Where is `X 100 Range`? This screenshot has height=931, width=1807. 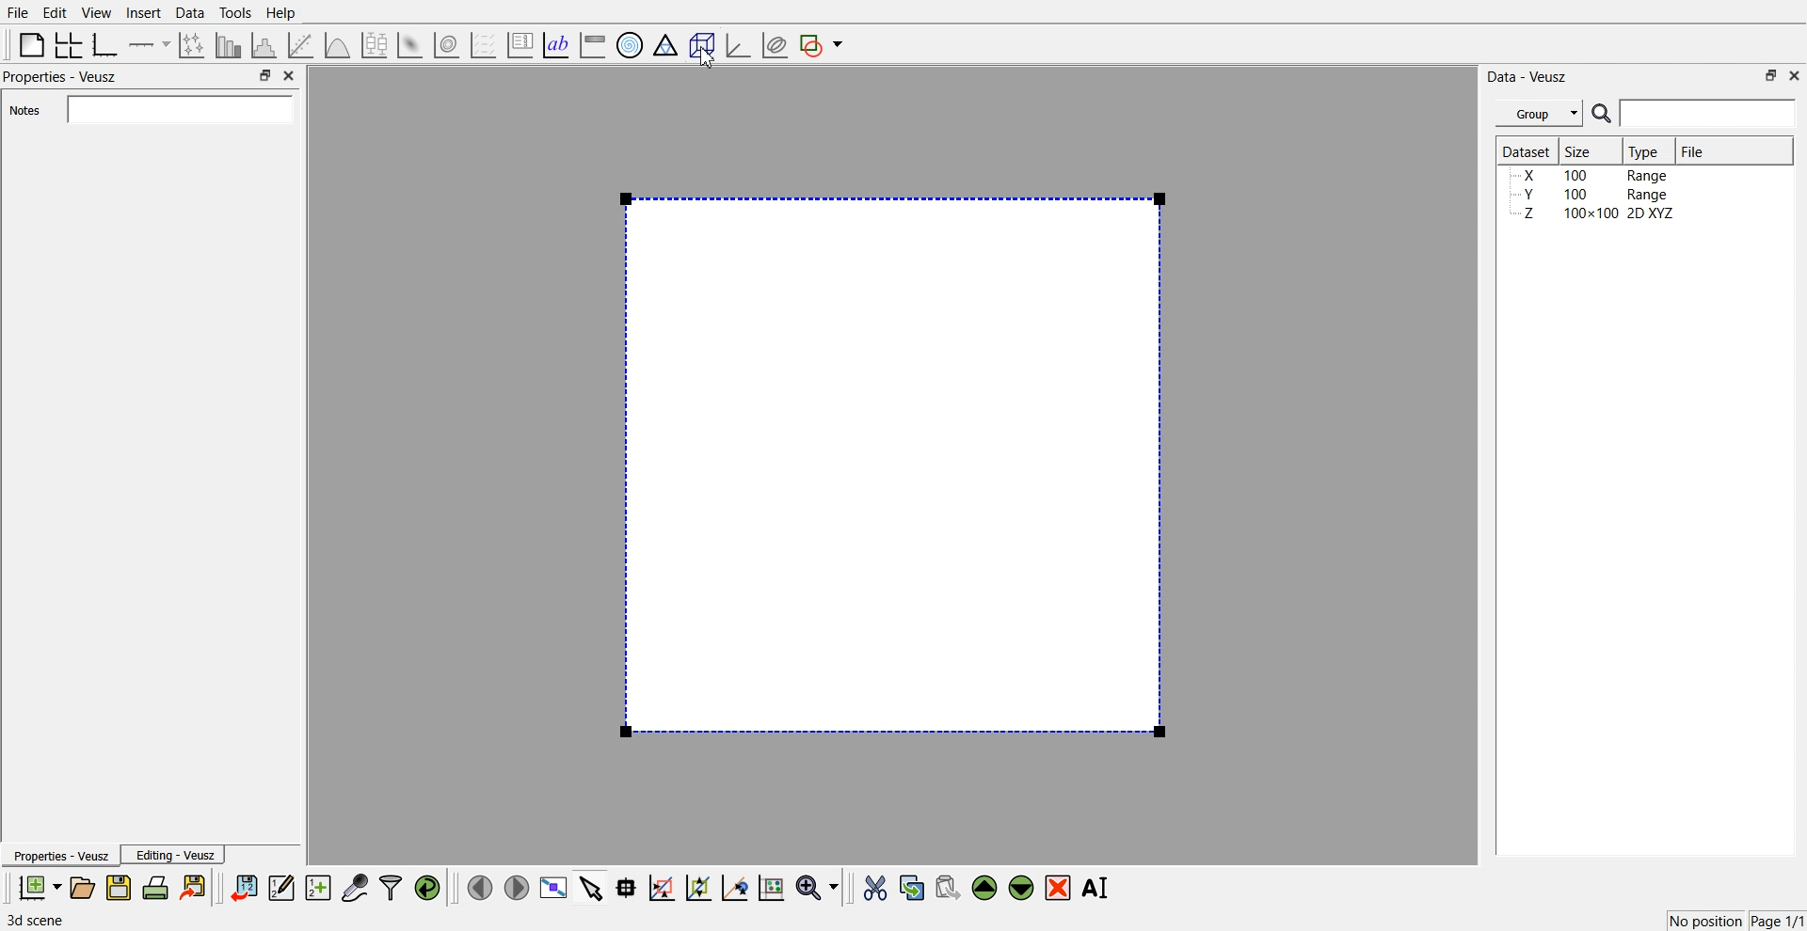 X 100 Range is located at coordinates (1593, 175).